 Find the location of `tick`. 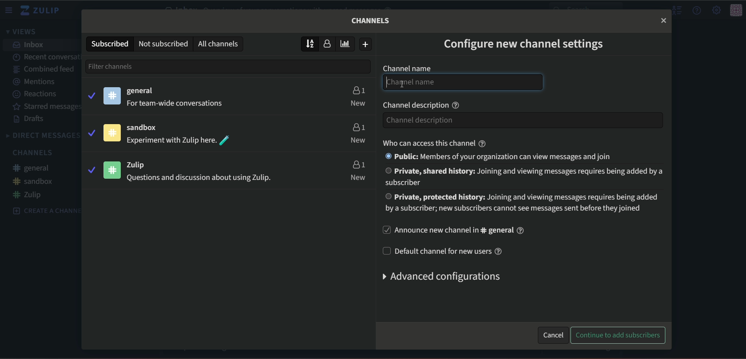

tick is located at coordinates (90, 170).